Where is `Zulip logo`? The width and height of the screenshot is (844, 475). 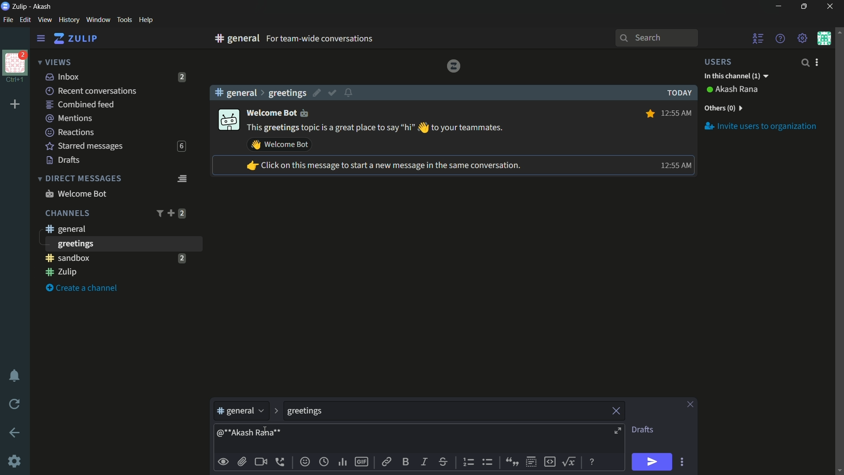 Zulip logo is located at coordinates (453, 66).